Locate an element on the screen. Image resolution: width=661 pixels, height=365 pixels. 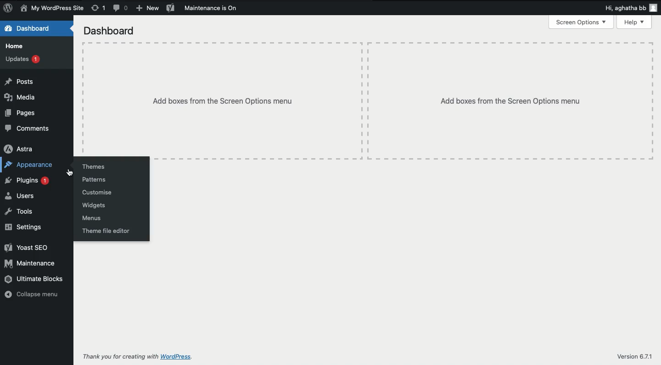
Yoast is located at coordinates (172, 8).